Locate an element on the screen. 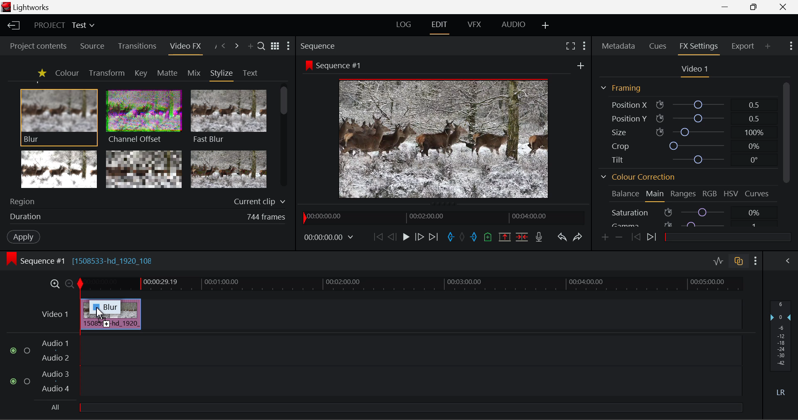 Image resolution: width=798 pixels, height=420 pixels. Toggle audio levels editing is located at coordinates (718, 260).